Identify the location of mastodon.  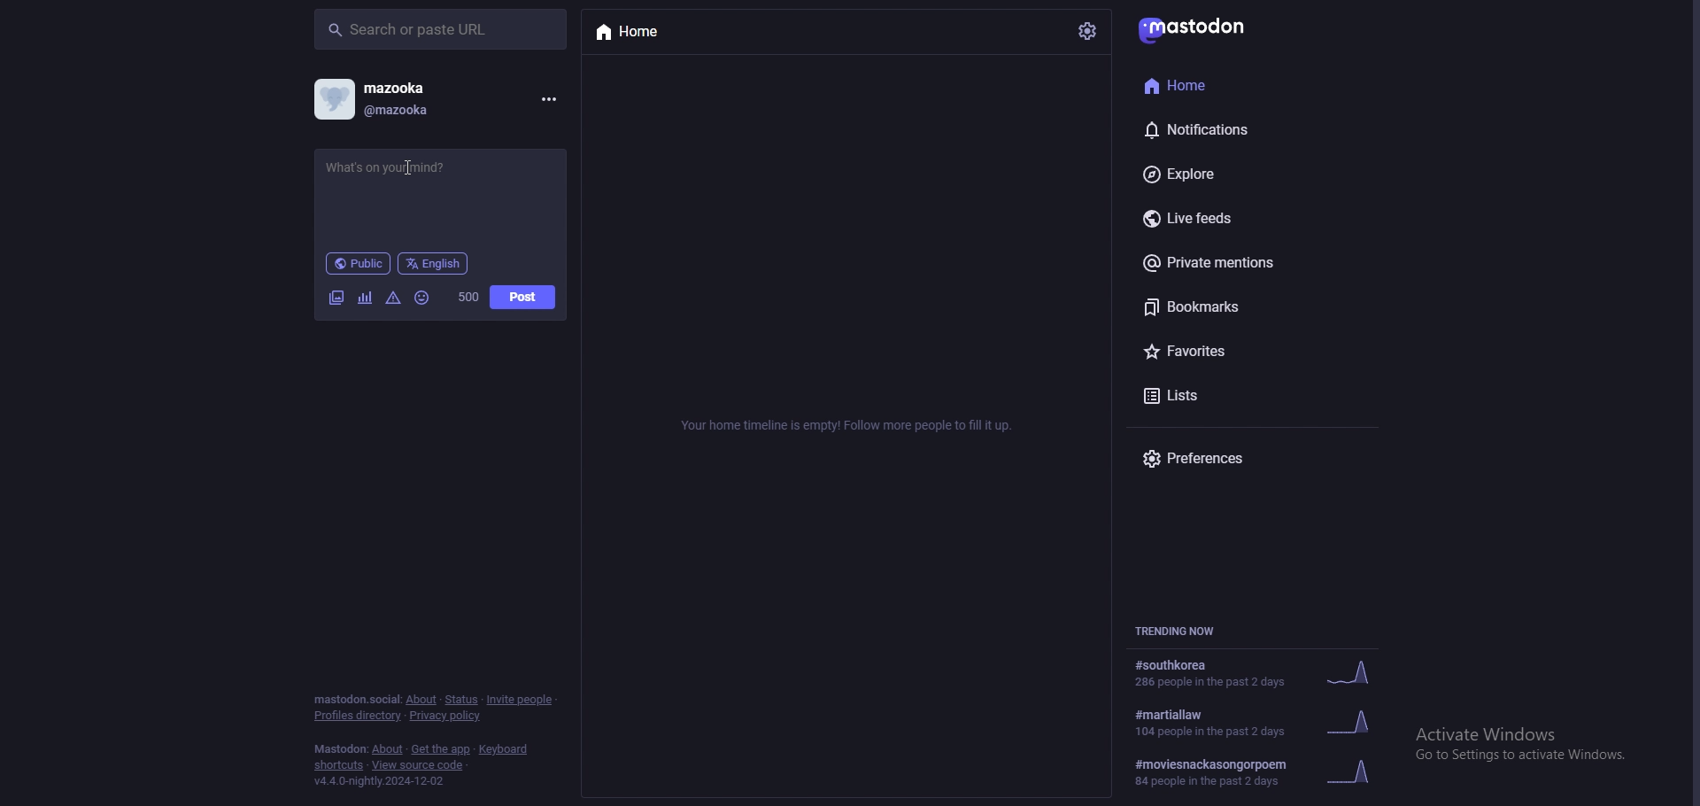
(1197, 28).